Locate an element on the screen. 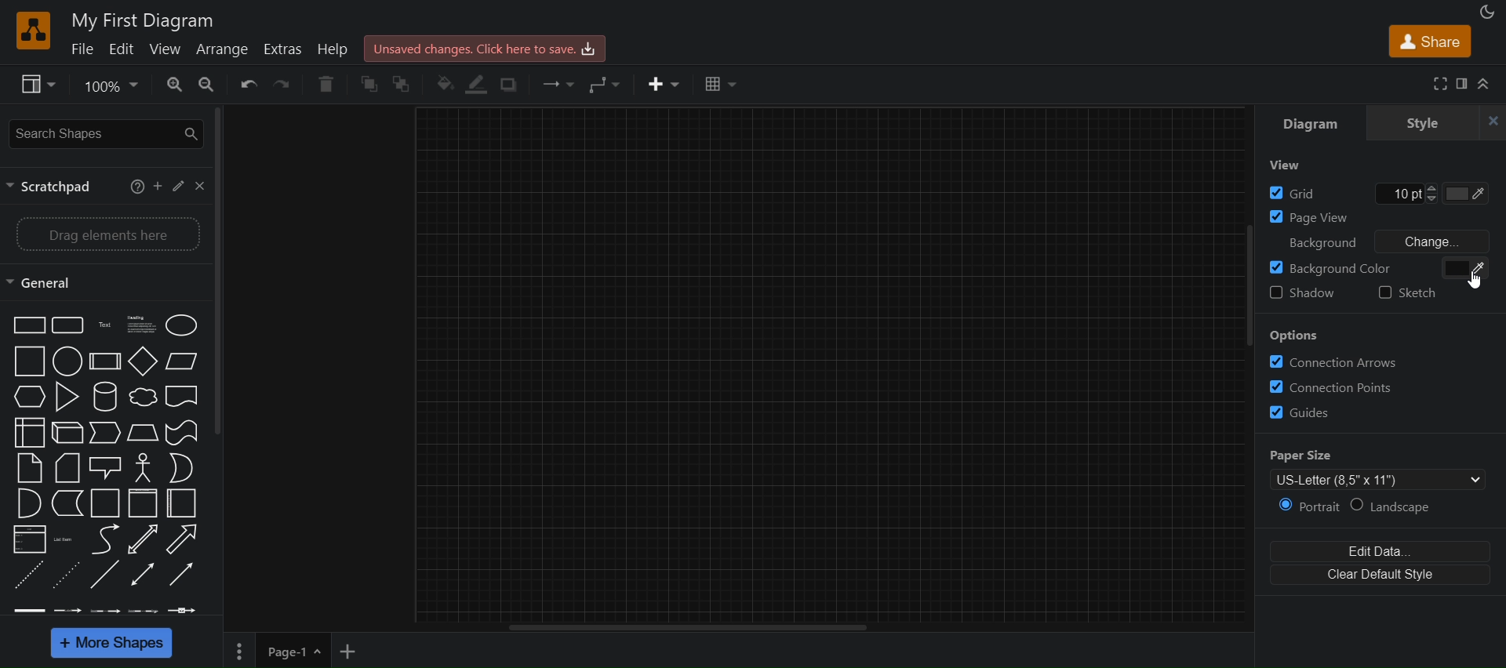 The height and width of the screenshot is (668, 1506). connection arrows is located at coordinates (1381, 363).